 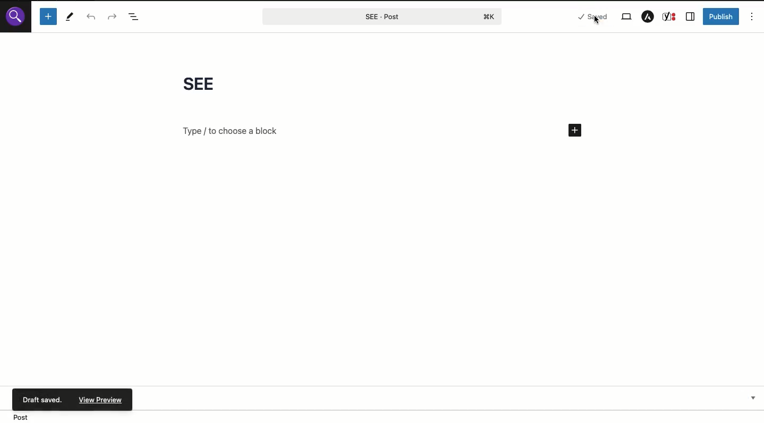 I want to click on Tools, so click(x=70, y=16).